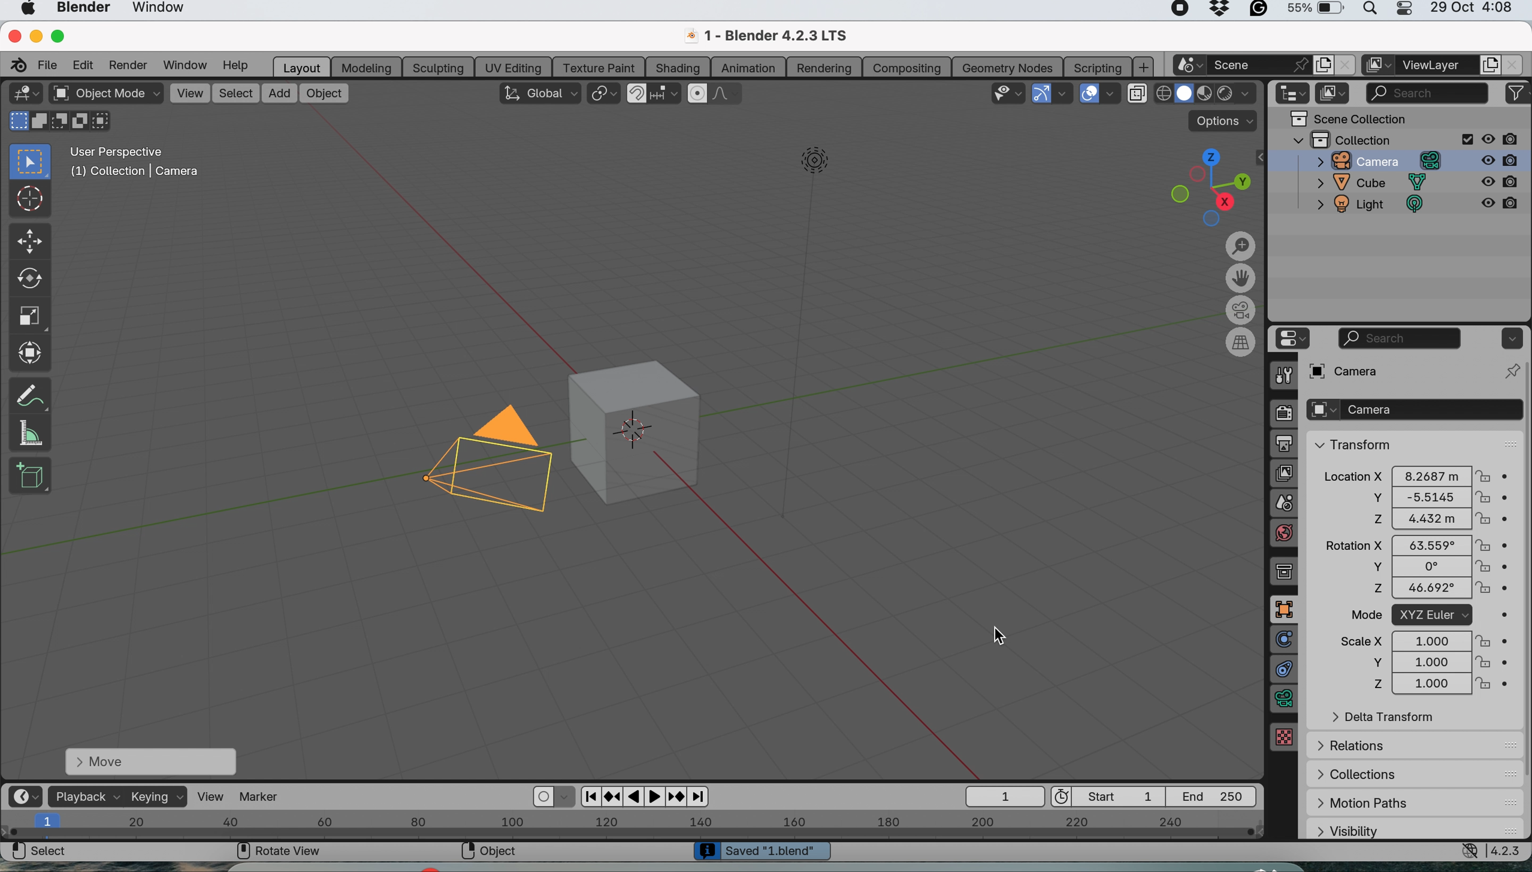 This screenshot has height=872, width=1532. Describe the element at coordinates (1372, 207) in the screenshot. I see `light` at that location.